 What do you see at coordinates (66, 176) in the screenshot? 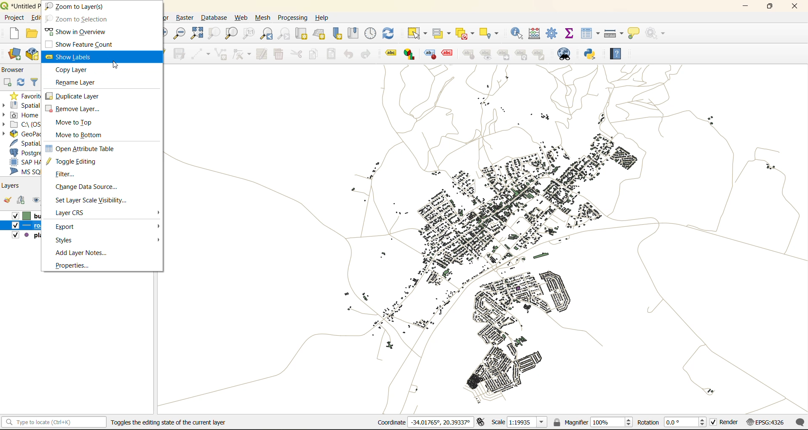
I see `filter` at bounding box center [66, 176].